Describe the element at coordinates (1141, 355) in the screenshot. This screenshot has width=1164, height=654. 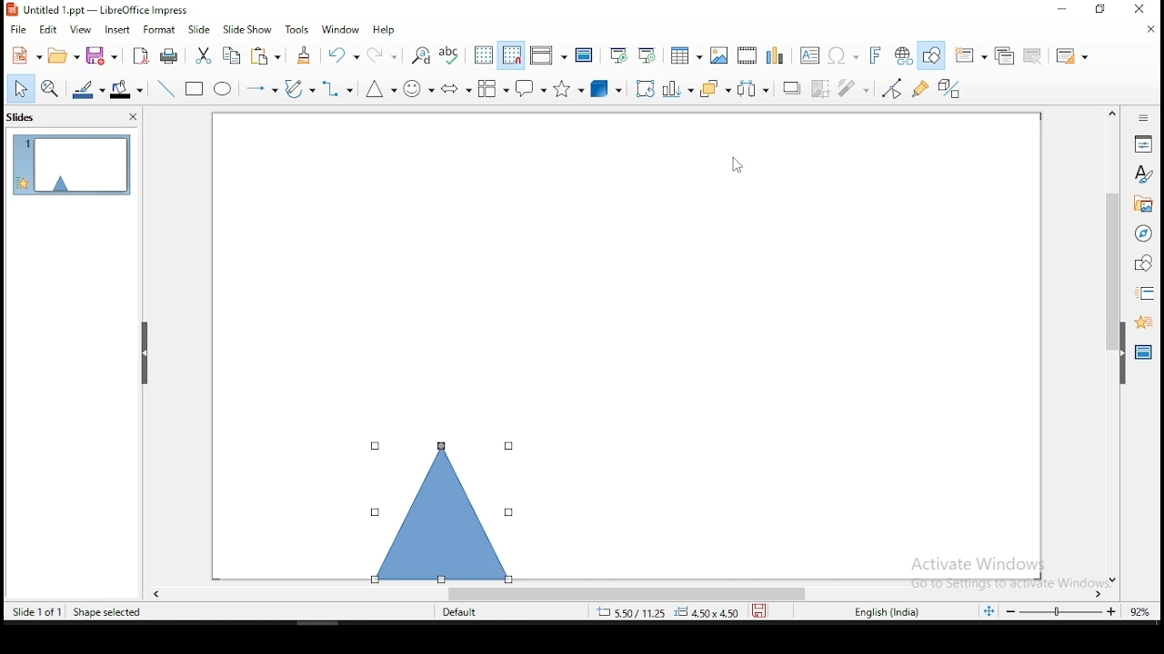
I see `master slides` at that location.